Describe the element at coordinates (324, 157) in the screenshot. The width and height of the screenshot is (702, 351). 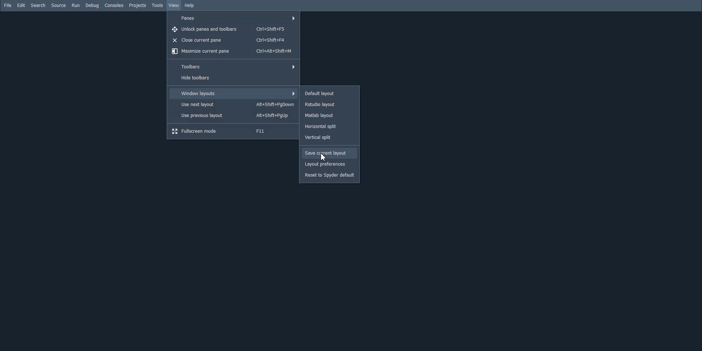
I see `Cursor` at that location.